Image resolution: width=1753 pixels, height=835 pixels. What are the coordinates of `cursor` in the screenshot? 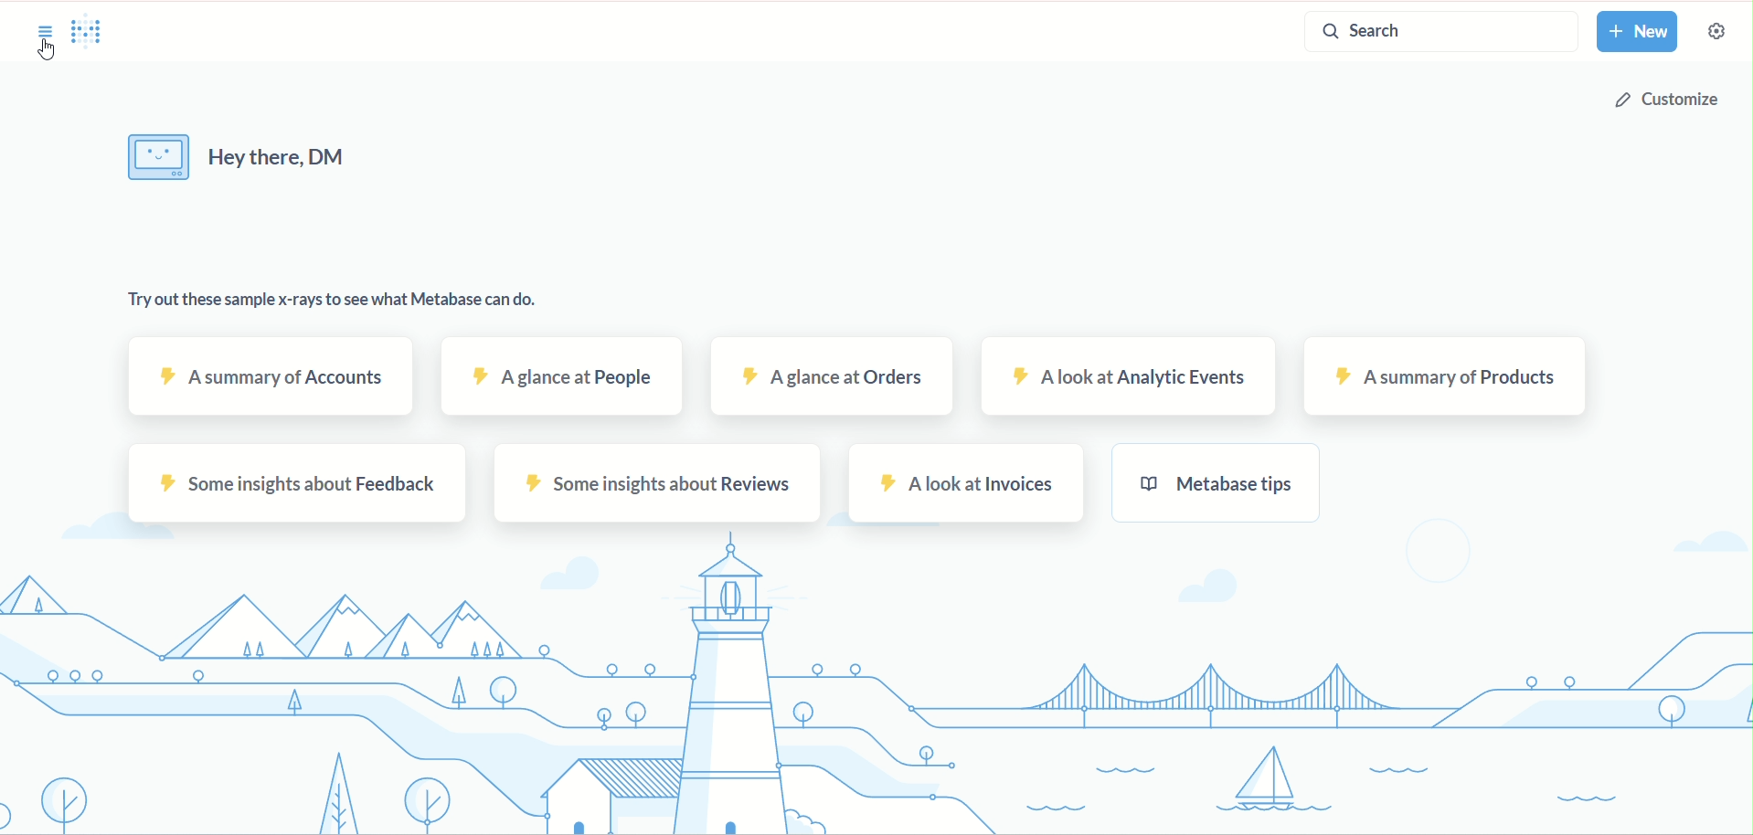 It's located at (45, 52).